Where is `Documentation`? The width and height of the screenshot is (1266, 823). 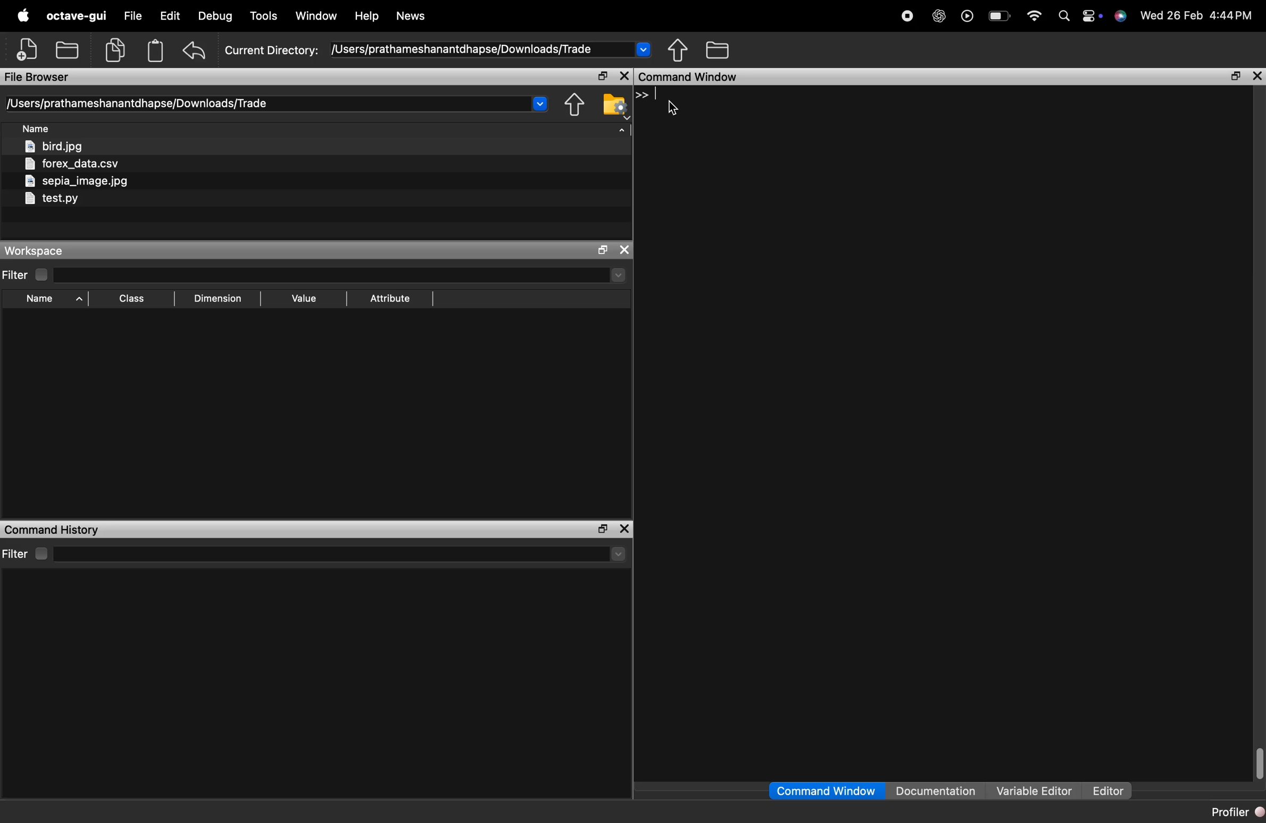 Documentation is located at coordinates (936, 790).